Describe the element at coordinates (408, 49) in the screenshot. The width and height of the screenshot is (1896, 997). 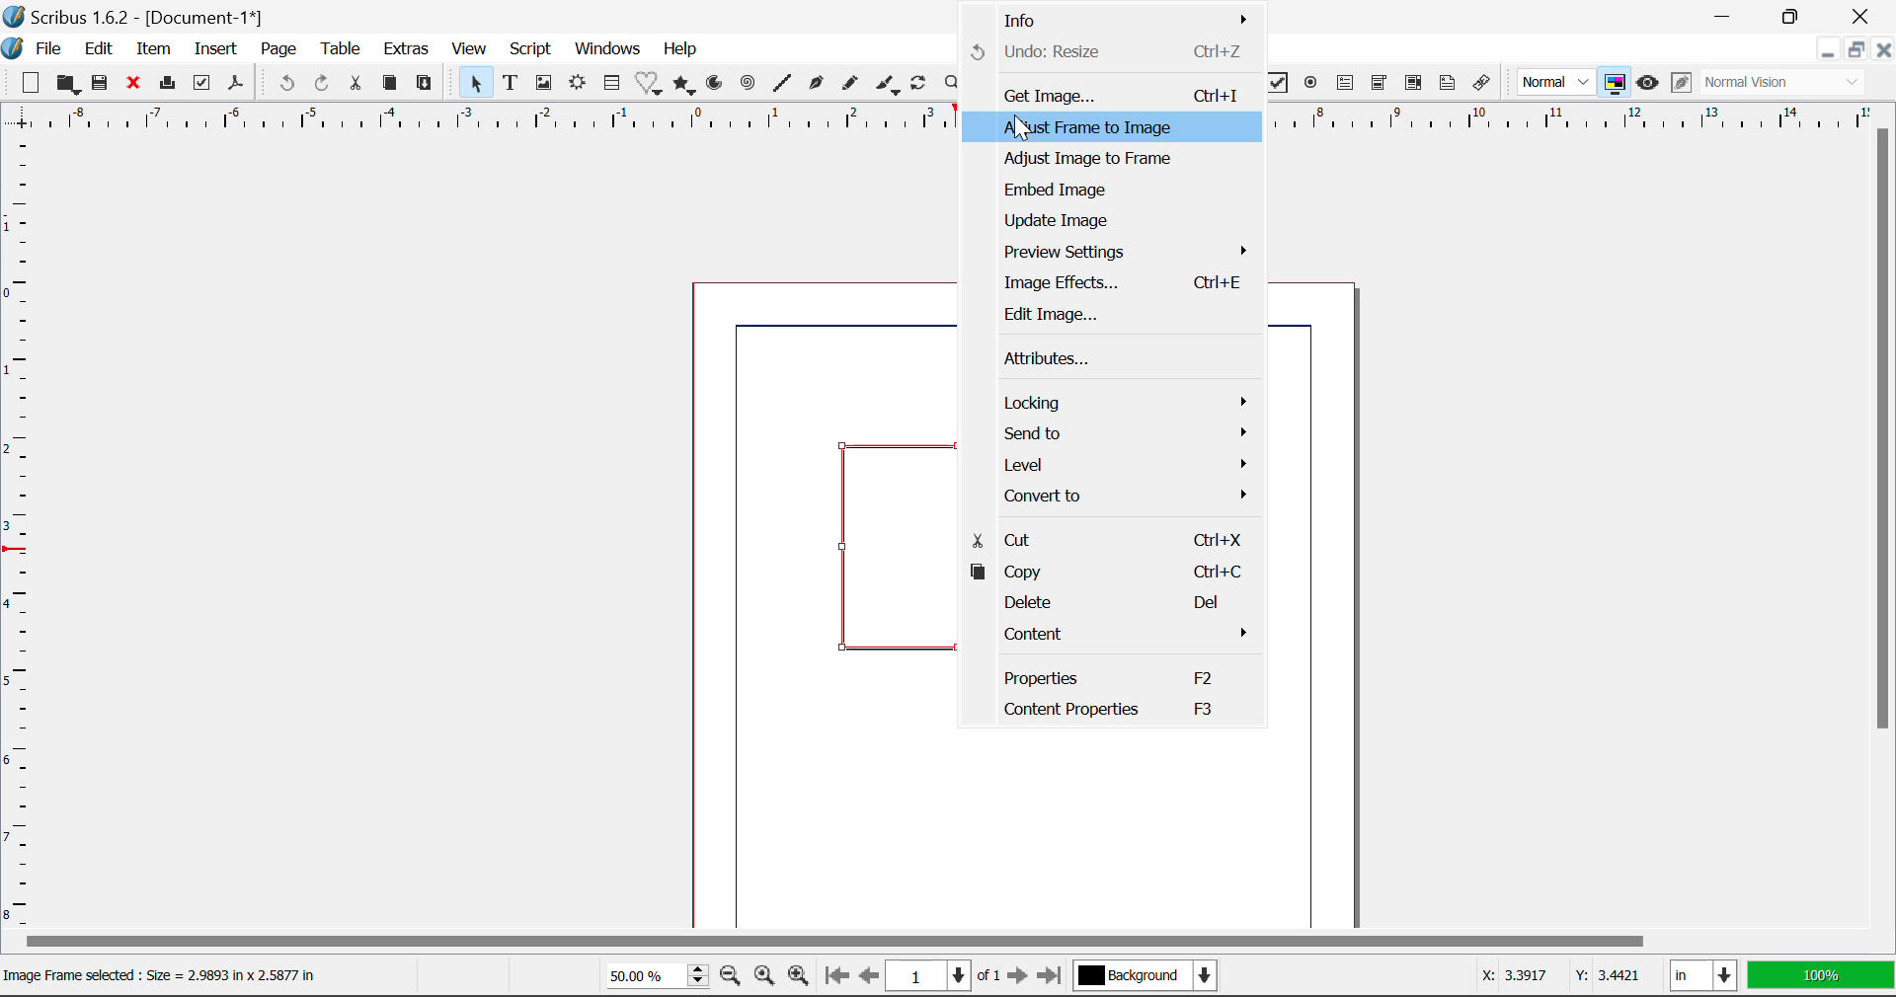
I see `Extras` at that location.